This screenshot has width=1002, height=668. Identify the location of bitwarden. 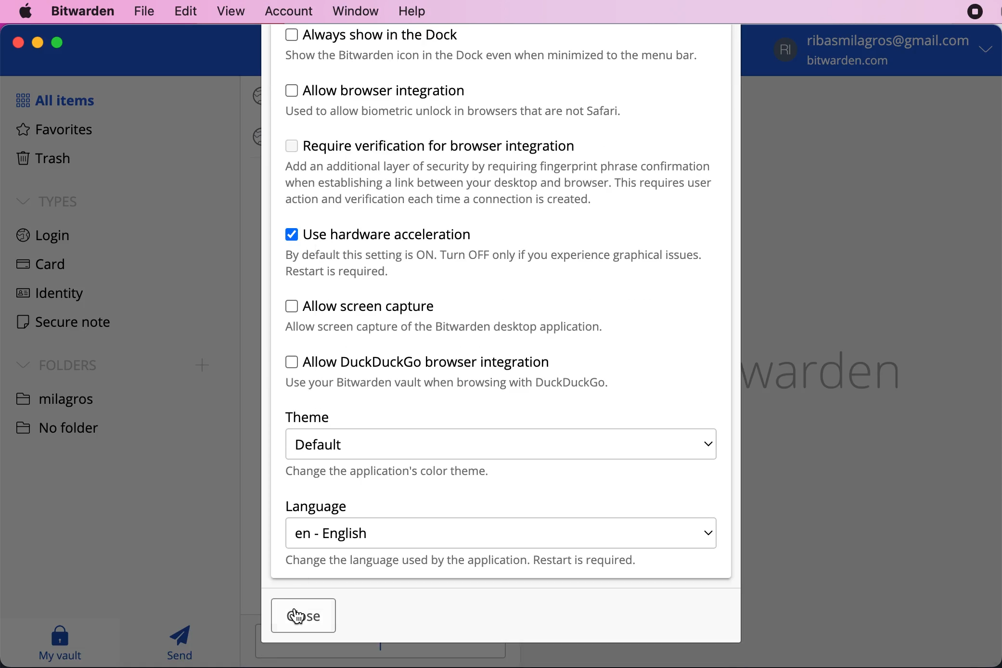
(80, 12).